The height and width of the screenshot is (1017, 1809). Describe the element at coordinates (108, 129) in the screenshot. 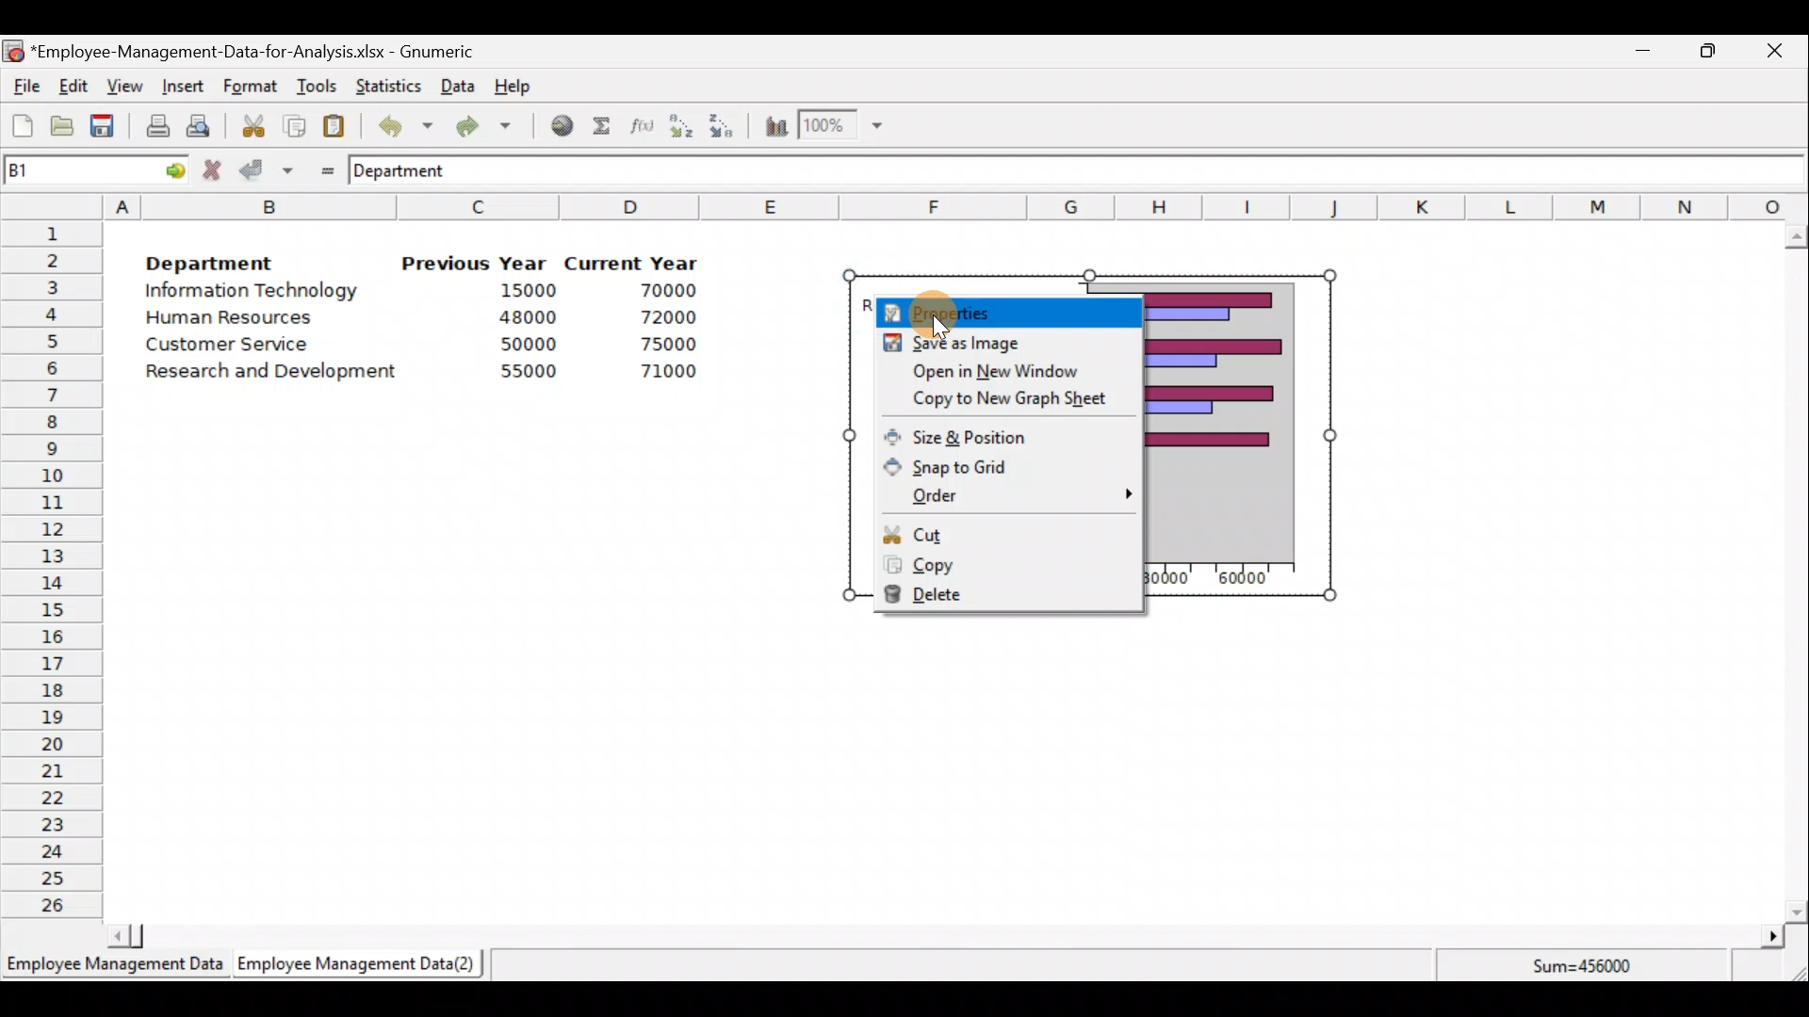

I see `Save the current workbook` at that location.